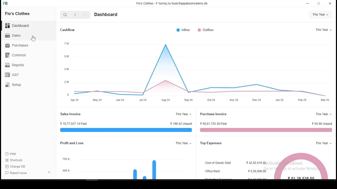 The image size is (337, 189). Describe the element at coordinates (20, 85) in the screenshot. I see `setup` at that location.